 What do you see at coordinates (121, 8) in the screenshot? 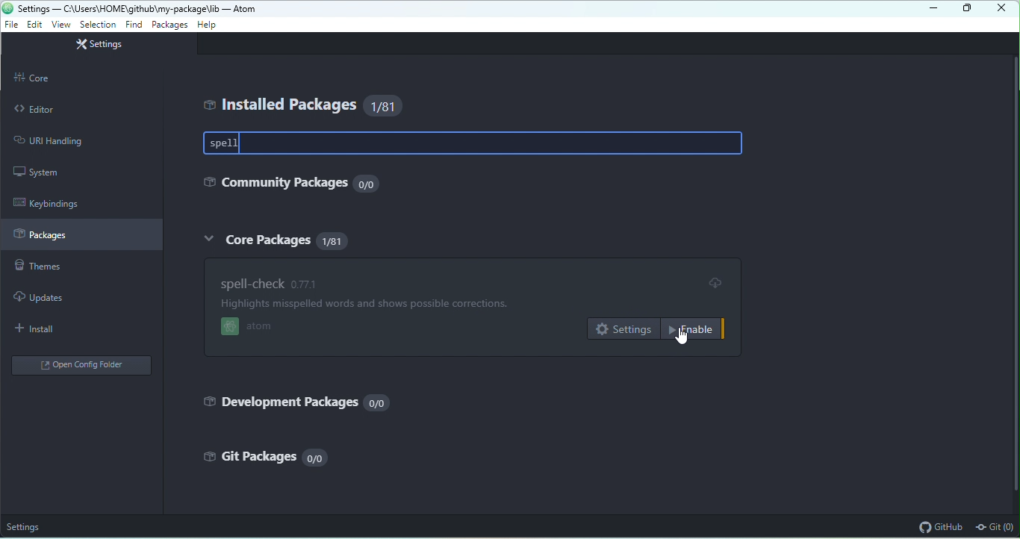
I see `settings — C:\Users\HOME\github\my-package\li` at bounding box center [121, 8].